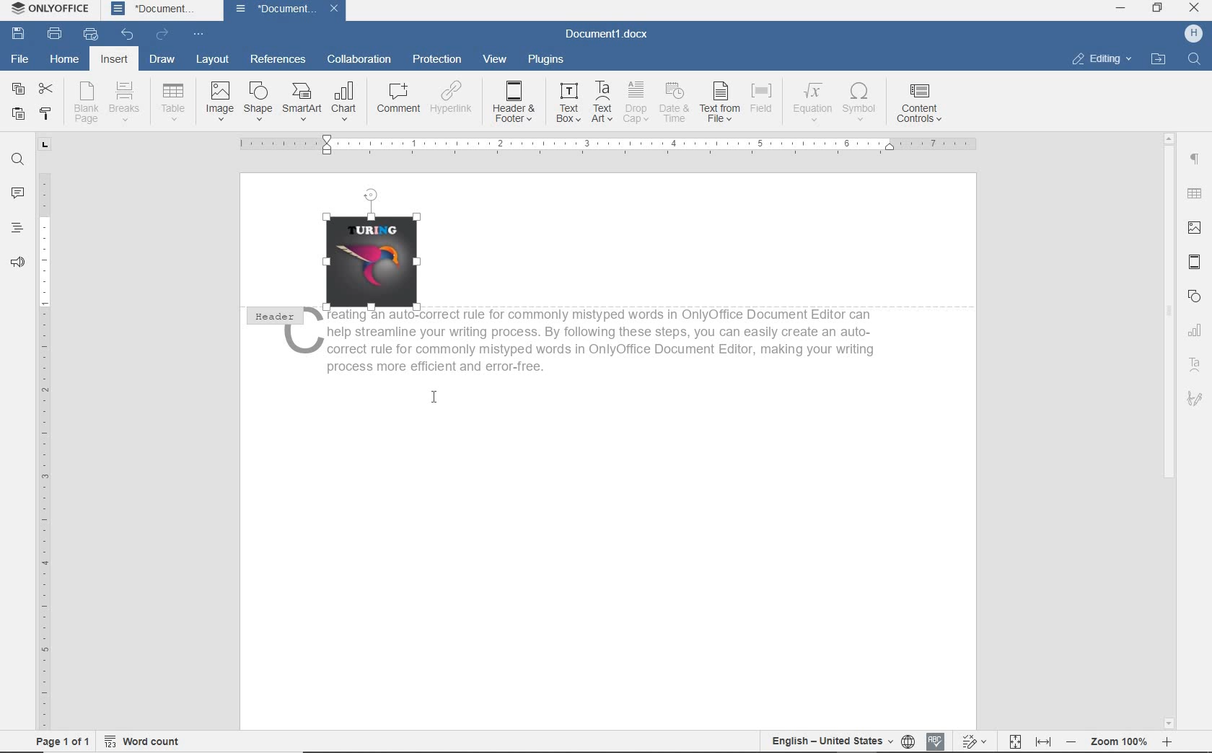 The height and width of the screenshot is (753, 1212). Describe the element at coordinates (196, 33) in the screenshot. I see `CUSTOMIZE QUICK ACCESS TOOLBAR` at that location.